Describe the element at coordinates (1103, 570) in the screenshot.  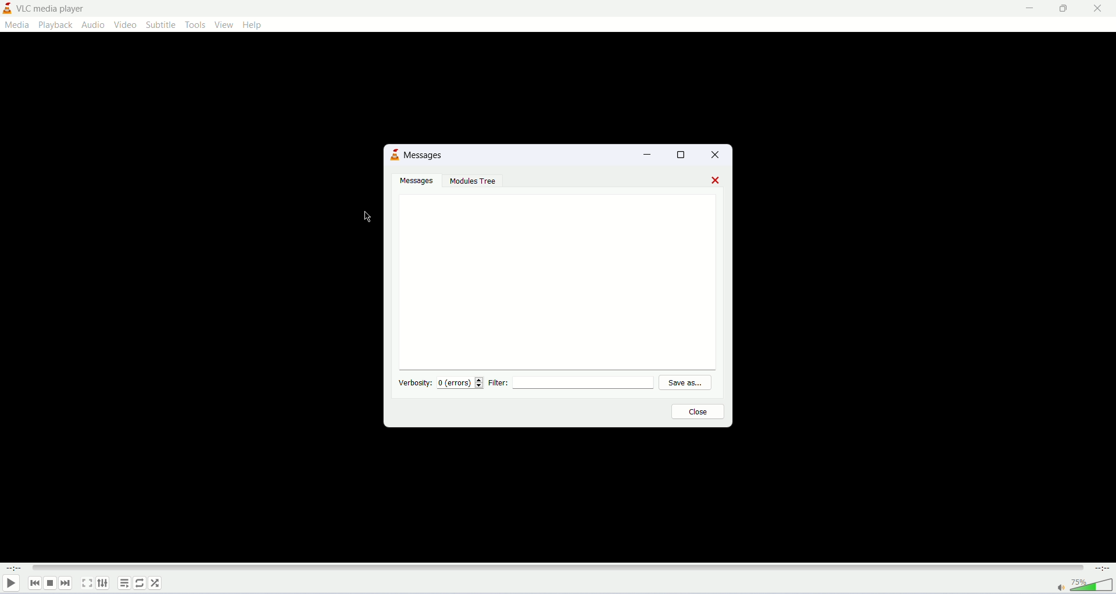
I see `total time` at that location.